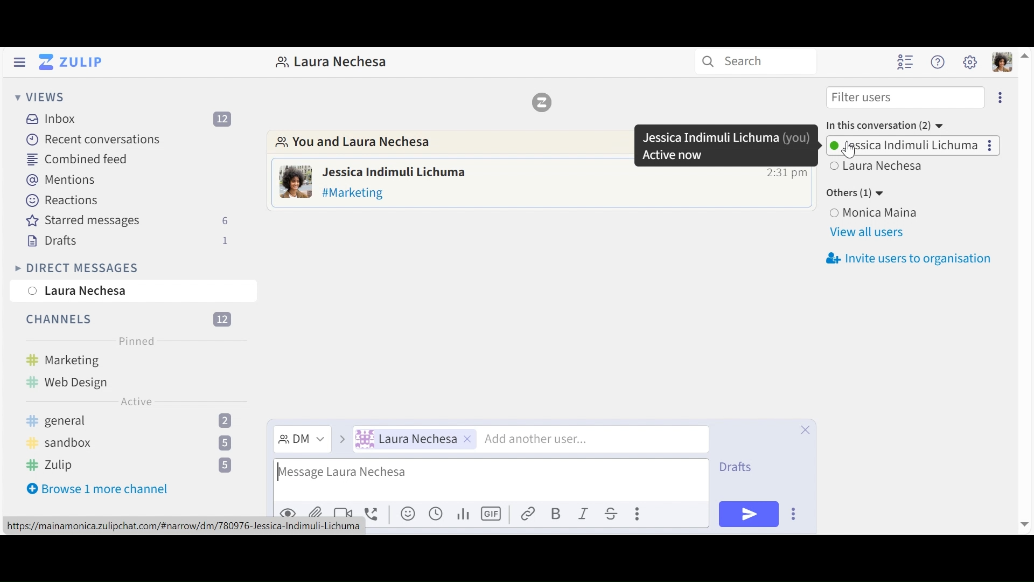 This screenshot has width=1034, height=582. Describe the element at coordinates (75, 159) in the screenshot. I see `Combined feed` at that location.